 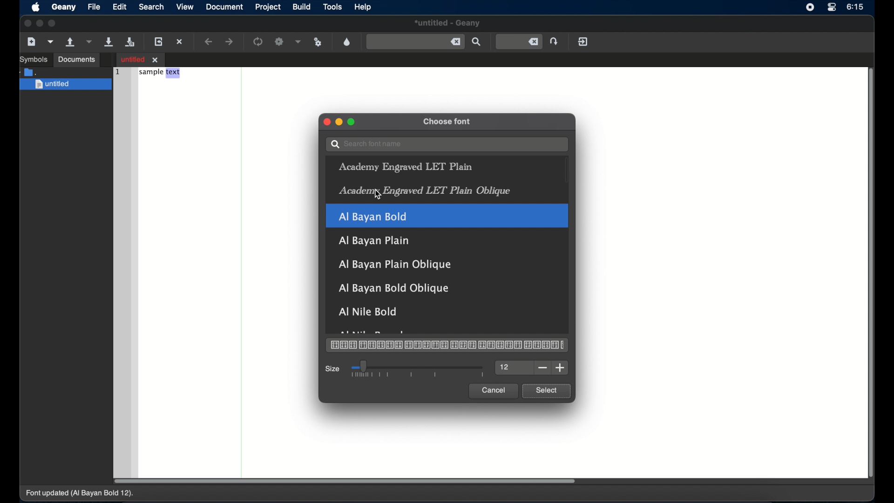 I want to click on slider, so click(x=418, y=369).